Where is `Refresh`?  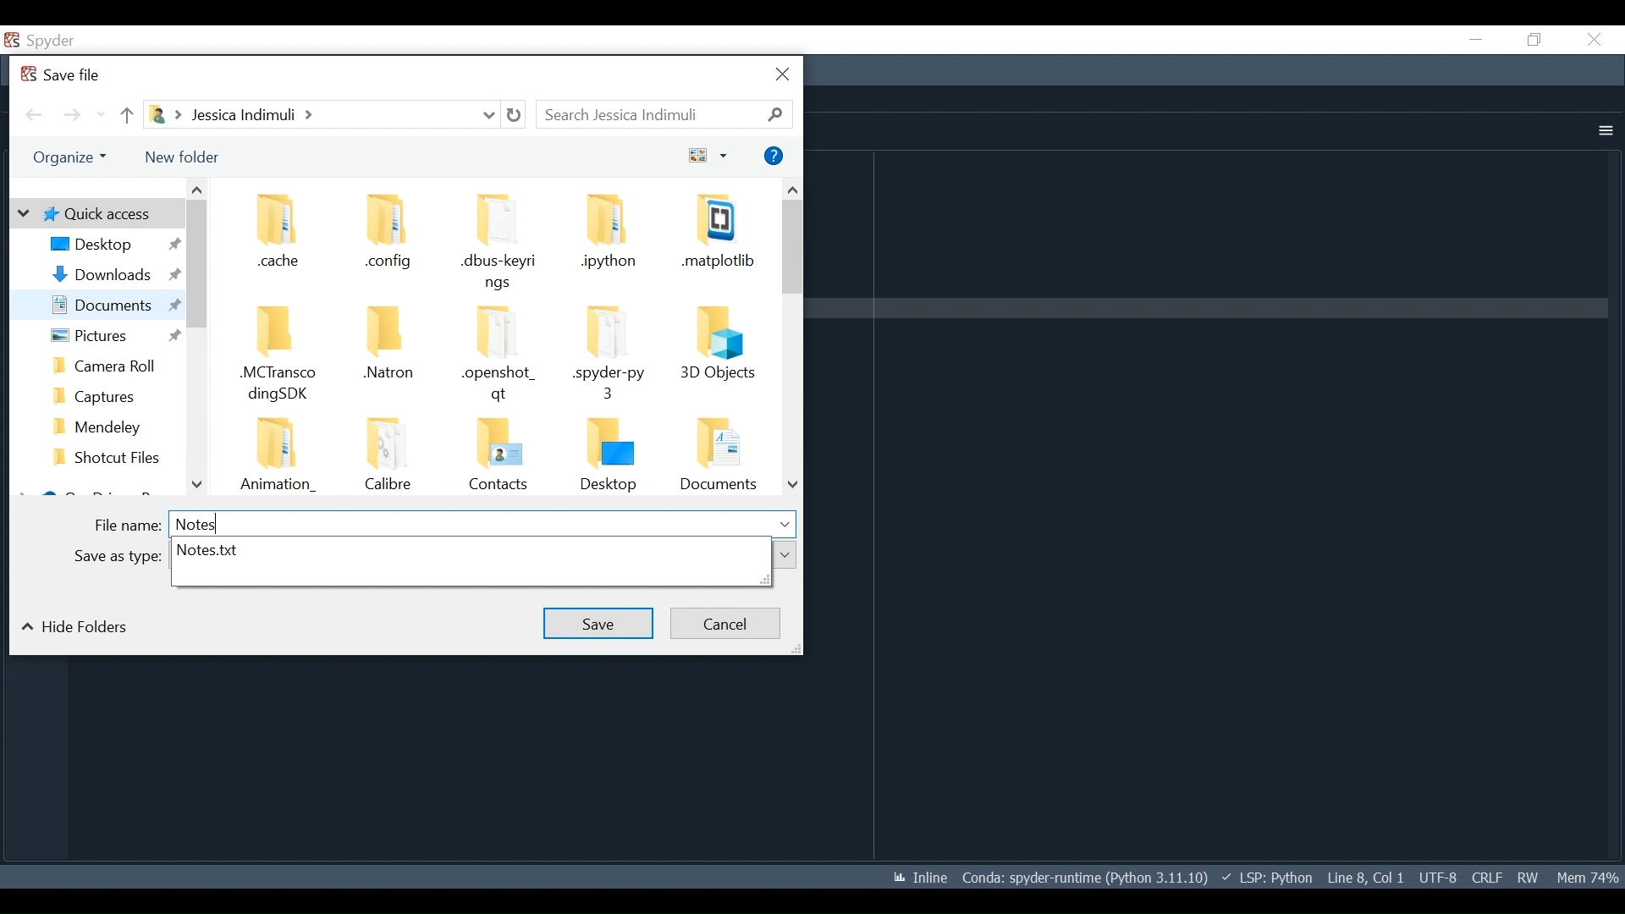 Refresh is located at coordinates (514, 115).